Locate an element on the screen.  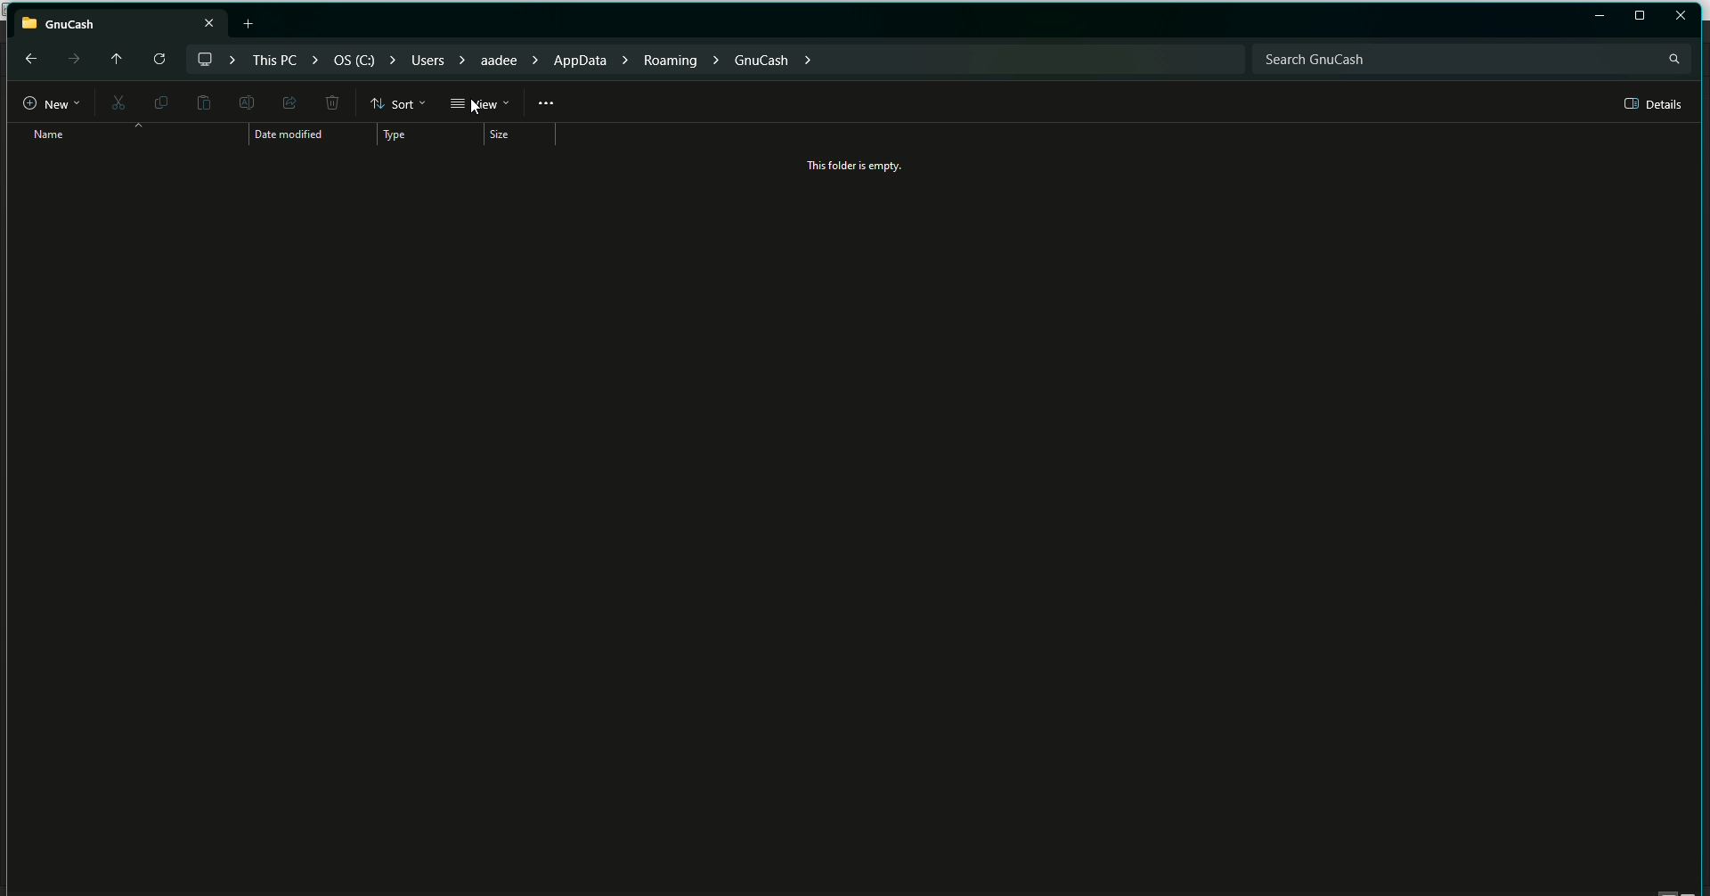
Restore is located at coordinates (1600, 17).